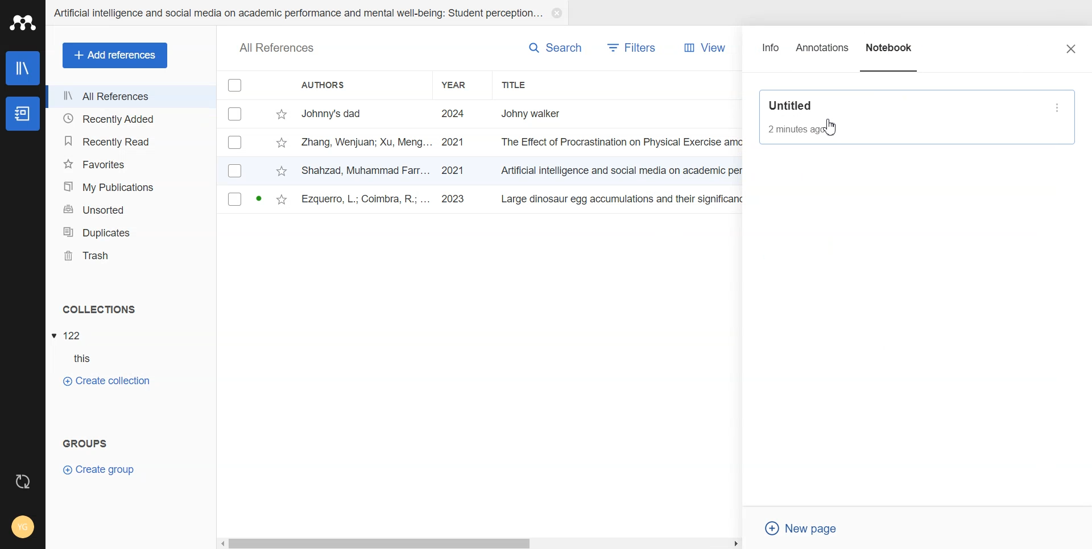 Image resolution: width=1092 pixels, height=549 pixels. Describe the element at coordinates (297, 13) in the screenshot. I see `Artificial intelligence and social media on academic performance and mental well-being: student perception...` at that location.